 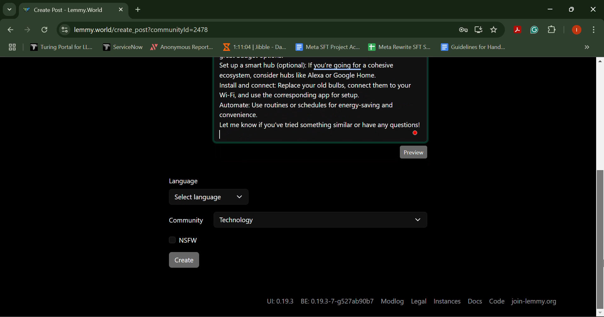 I want to click on Create Post Button, so click(x=184, y=260).